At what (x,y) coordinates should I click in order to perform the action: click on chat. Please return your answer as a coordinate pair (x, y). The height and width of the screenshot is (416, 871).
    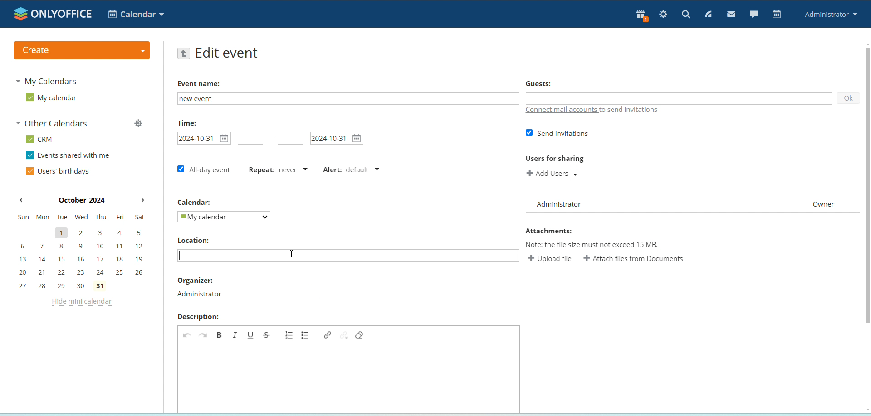
    Looking at the image, I should click on (754, 14).